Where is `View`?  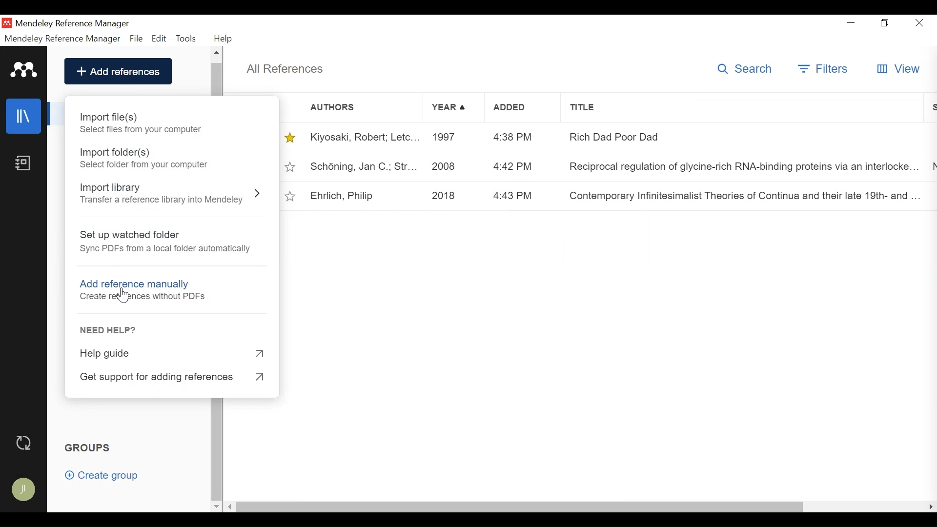
View is located at coordinates (901, 68).